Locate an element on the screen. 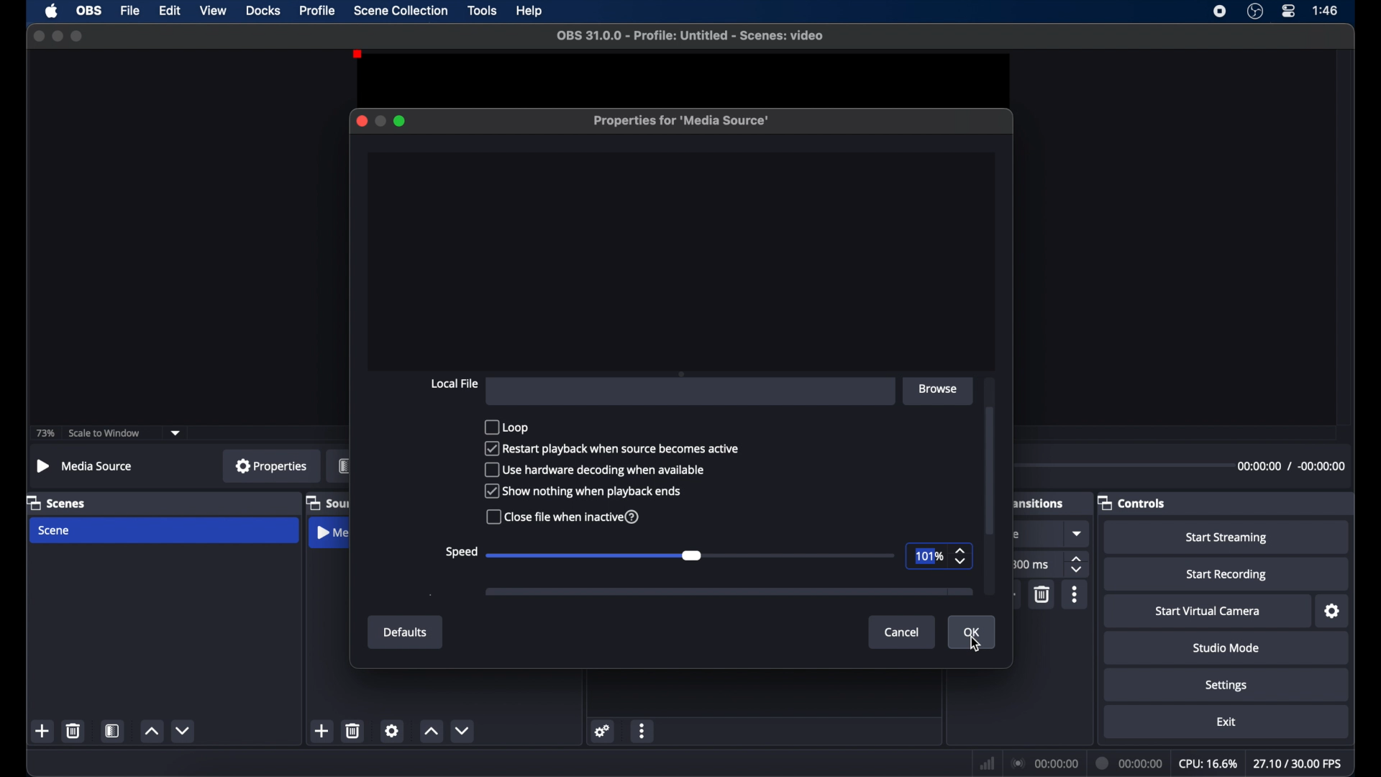 The height and width of the screenshot is (777, 1381). add is located at coordinates (321, 730).